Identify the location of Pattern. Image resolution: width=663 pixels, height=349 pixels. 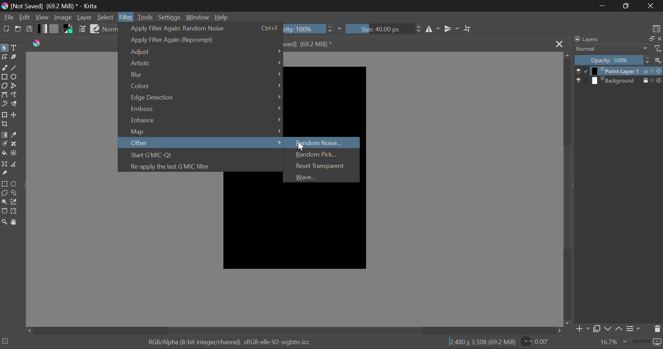
(55, 29).